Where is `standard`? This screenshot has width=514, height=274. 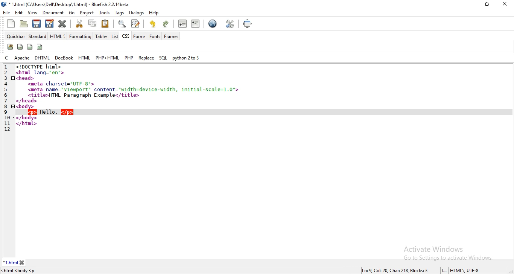
standard is located at coordinates (37, 35).